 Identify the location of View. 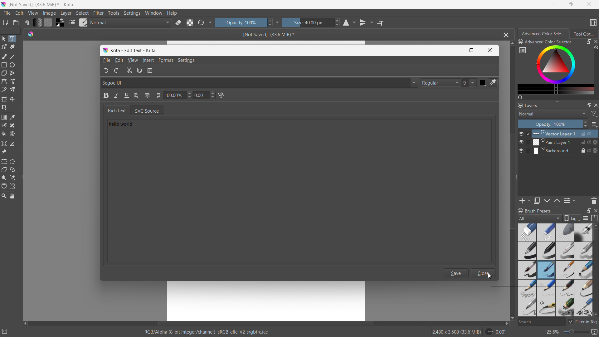
(133, 60).